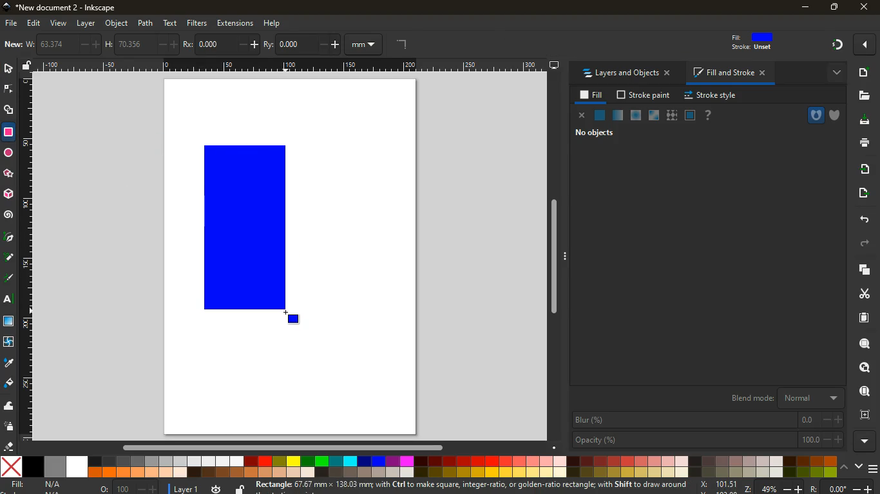 This screenshot has height=494, width=880. What do you see at coordinates (10, 343) in the screenshot?
I see `twist` at bounding box center [10, 343].